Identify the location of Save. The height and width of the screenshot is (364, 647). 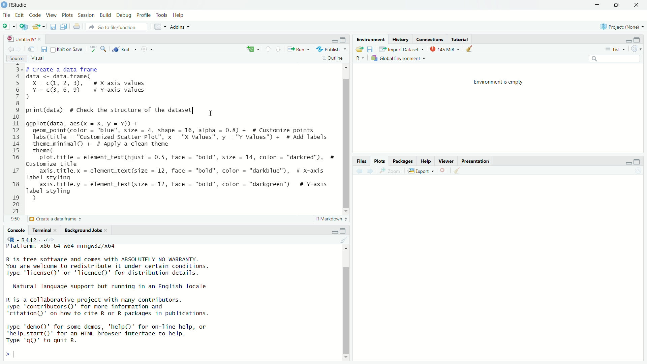
(44, 49).